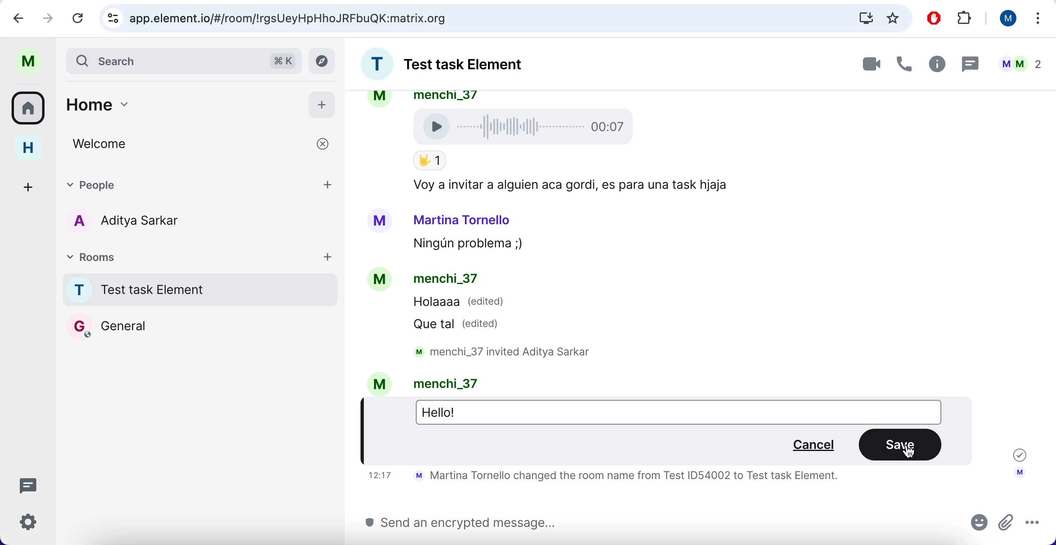 The height and width of the screenshot is (545, 1056). What do you see at coordinates (468, 19) in the screenshot?
I see `search bar` at bounding box center [468, 19].